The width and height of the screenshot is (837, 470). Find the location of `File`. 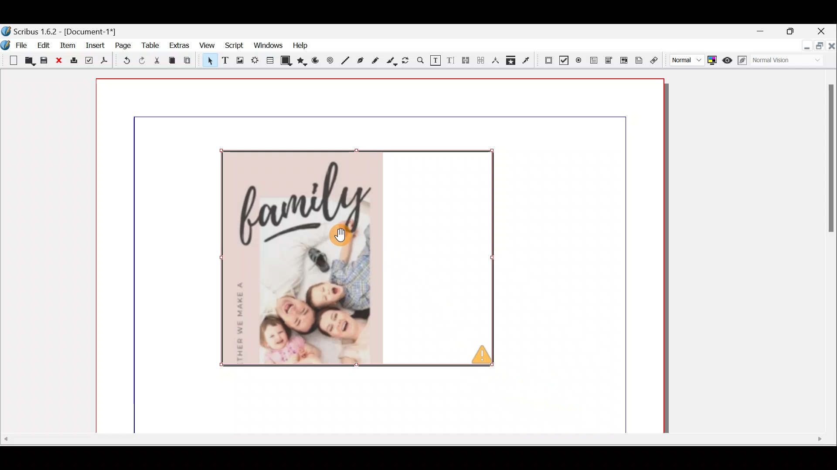

File is located at coordinates (23, 46).